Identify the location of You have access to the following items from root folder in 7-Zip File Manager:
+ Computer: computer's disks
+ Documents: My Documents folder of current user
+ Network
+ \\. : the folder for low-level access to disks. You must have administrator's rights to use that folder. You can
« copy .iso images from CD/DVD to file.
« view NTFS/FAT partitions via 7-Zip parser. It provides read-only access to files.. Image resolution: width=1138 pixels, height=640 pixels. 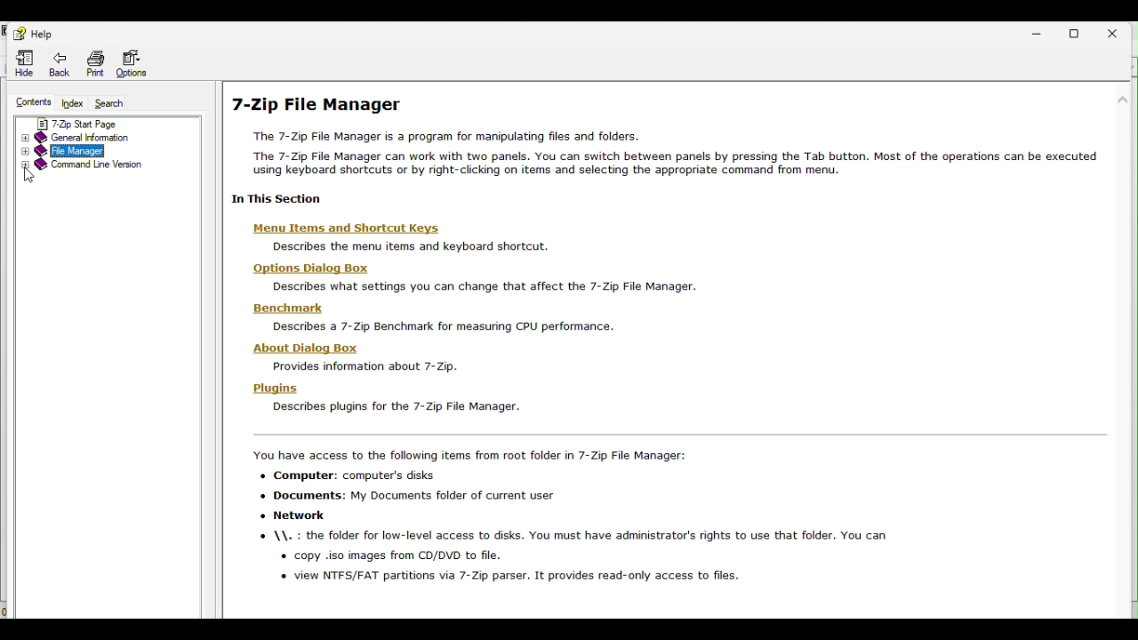
(613, 522).